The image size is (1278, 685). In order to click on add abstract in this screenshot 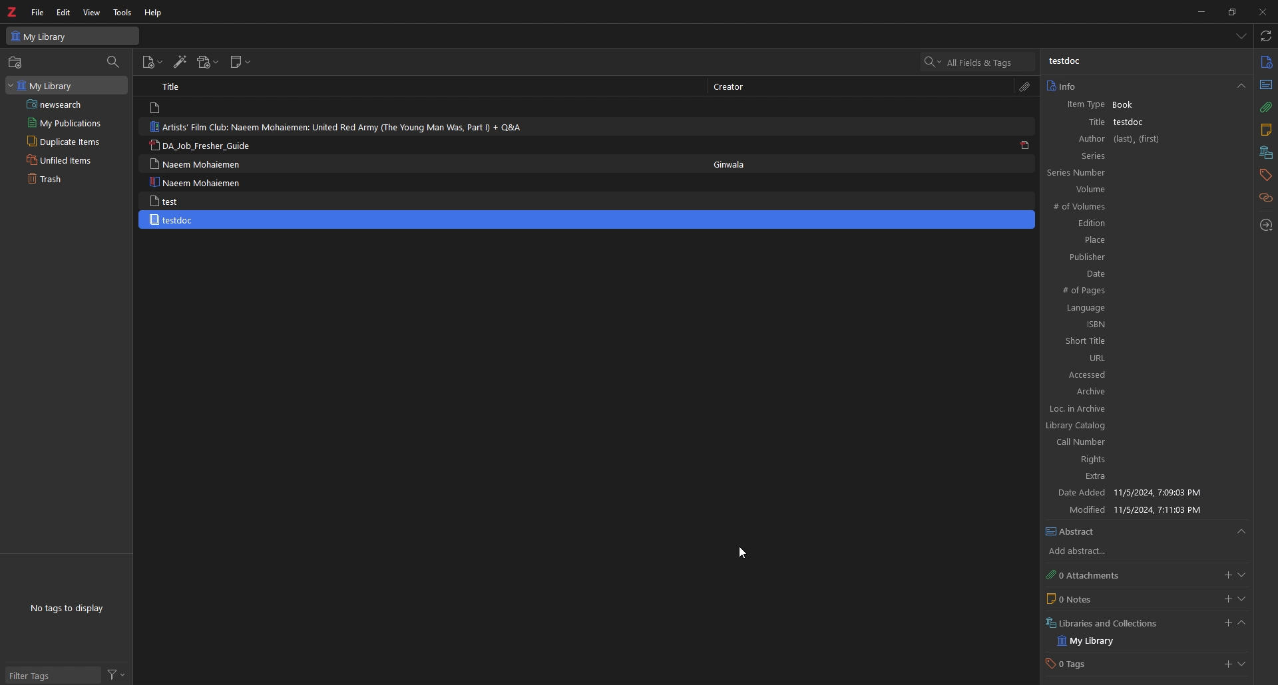, I will do `click(1089, 552)`.